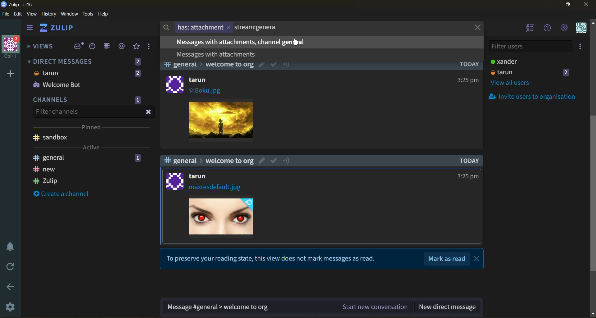 This screenshot has height=318, width=596. I want to click on mentions, so click(122, 46).